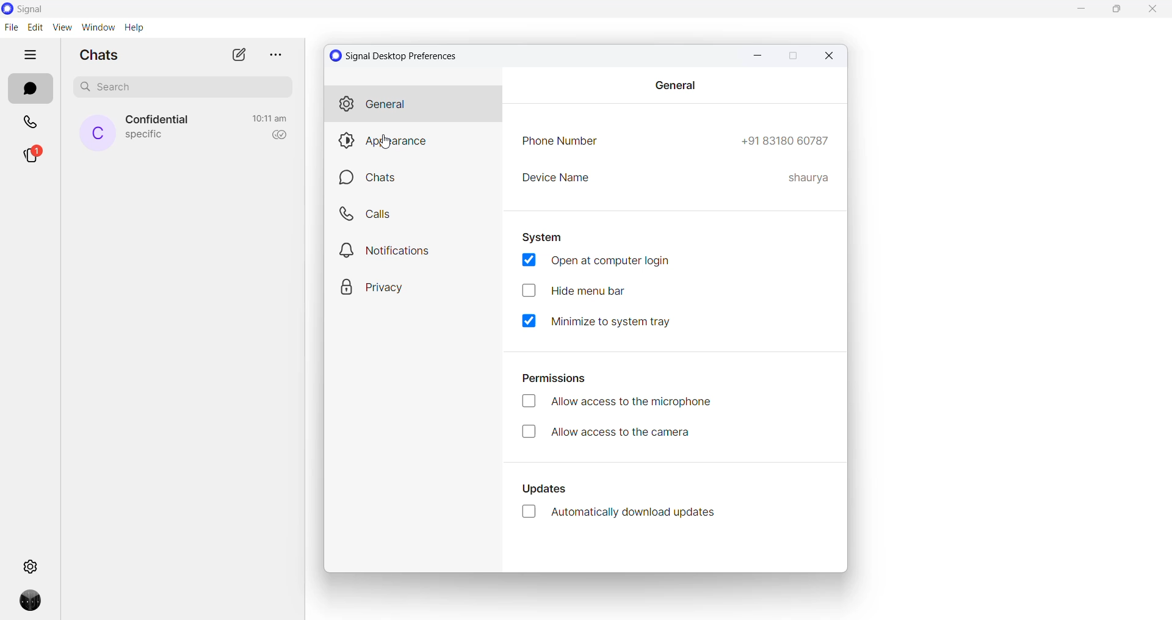 This screenshot has height=620, width=1172. I want to click on minimize to system tray checkbox, so click(606, 324).